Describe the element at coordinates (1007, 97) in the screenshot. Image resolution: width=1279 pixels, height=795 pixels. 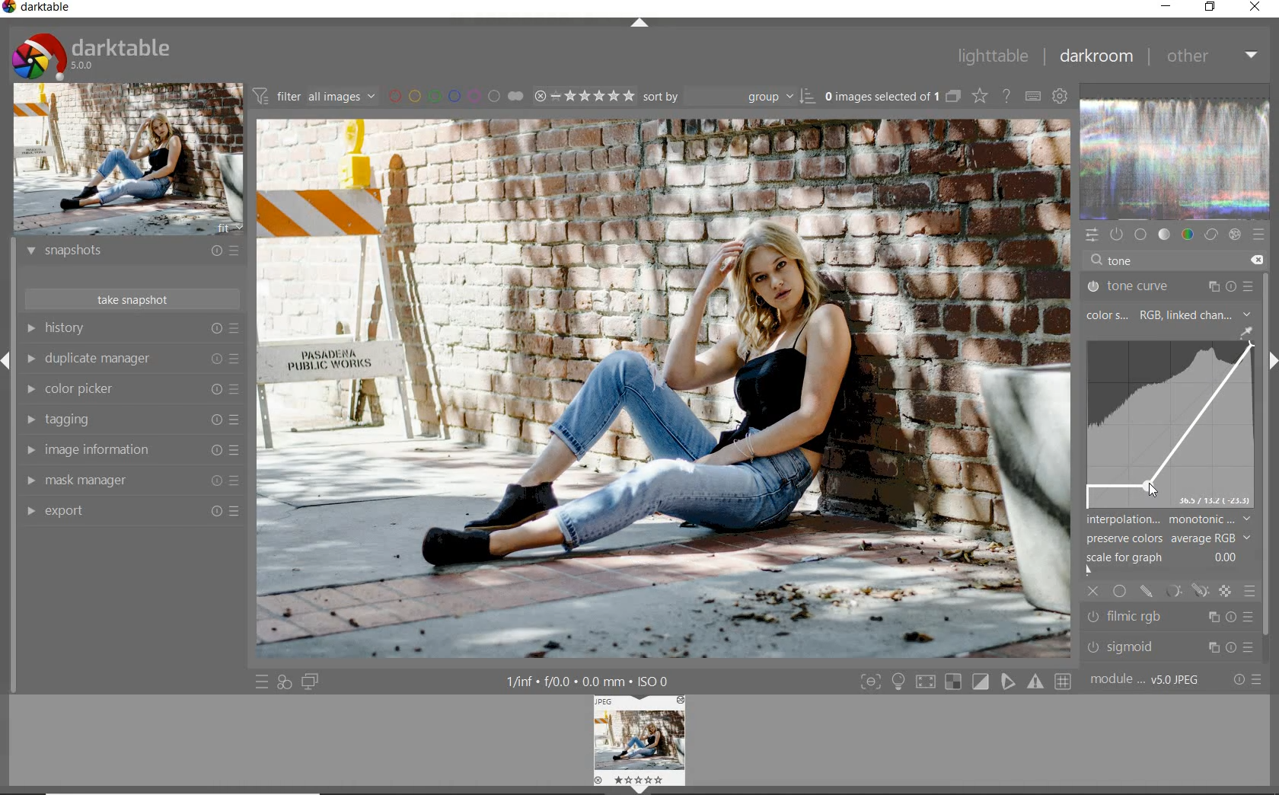
I see `enable online help` at that location.